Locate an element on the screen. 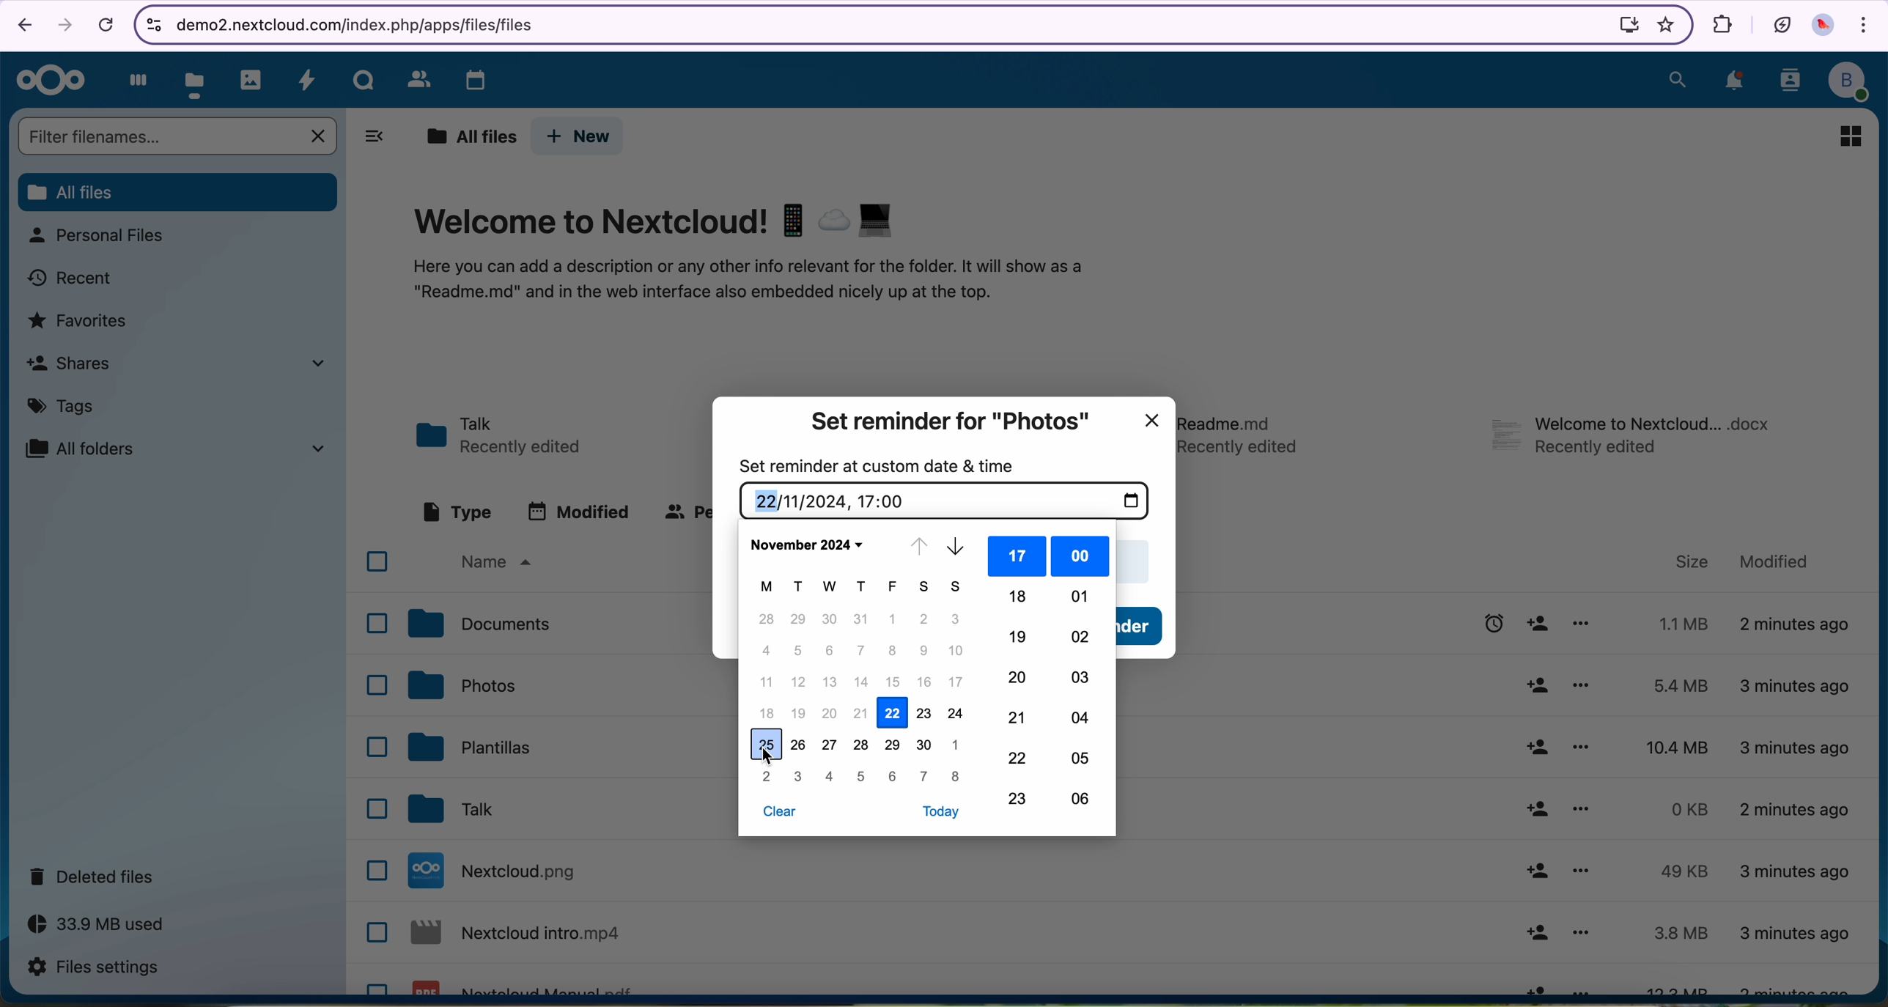  hide tabs is located at coordinates (375, 138).